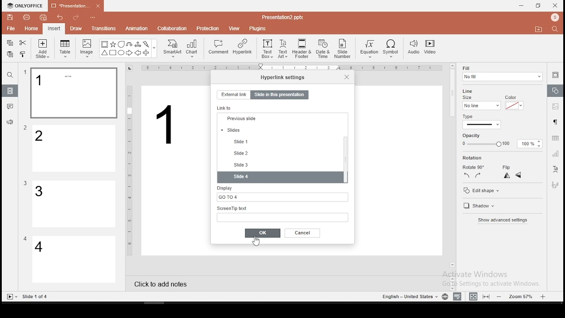 Image resolution: width=565 pixels, height=318 pixels. What do you see at coordinates (173, 28) in the screenshot?
I see `collaboration` at bounding box center [173, 28].